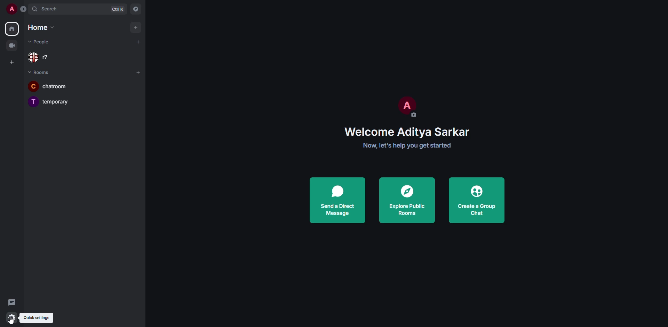 The width and height of the screenshot is (668, 327). Describe the element at coordinates (409, 146) in the screenshot. I see `get started` at that location.